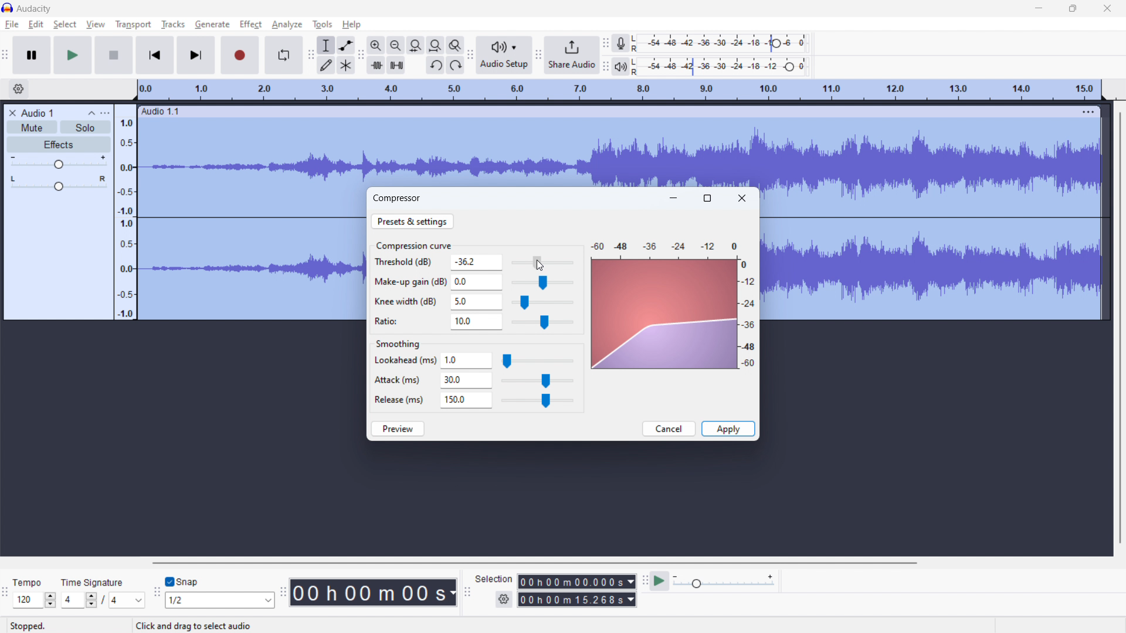  What do you see at coordinates (11, 25) in the screenshot?
I see `file` at bounding box center [11, 25].